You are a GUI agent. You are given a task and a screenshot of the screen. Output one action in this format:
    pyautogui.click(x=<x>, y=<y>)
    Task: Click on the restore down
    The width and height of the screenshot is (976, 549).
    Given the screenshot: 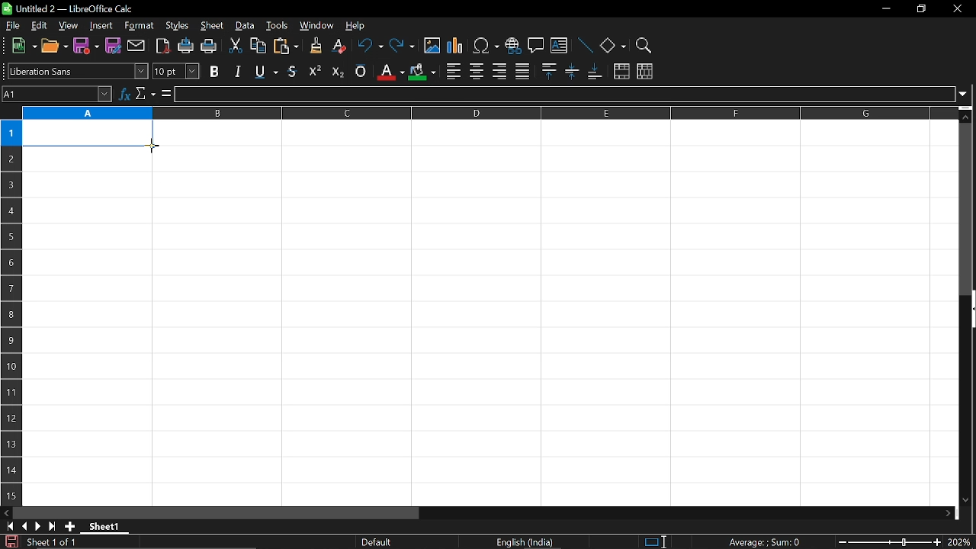 What is the action you would take?
    pyautogui.click(x=920, y=8)
    